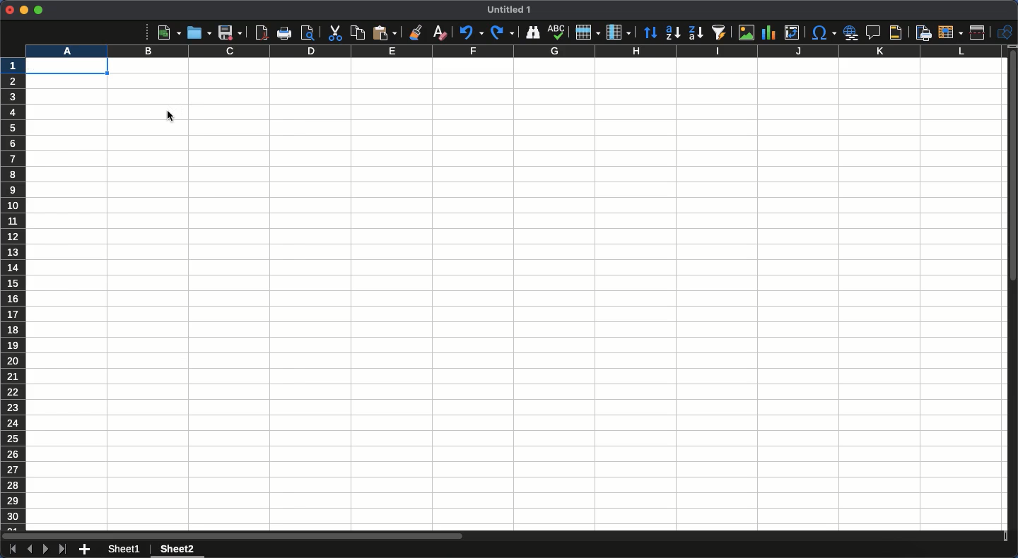 The image size is (1018, 558). Describe the element at coordinates (9, 10) in the screenshot. I see `Close` at that location.